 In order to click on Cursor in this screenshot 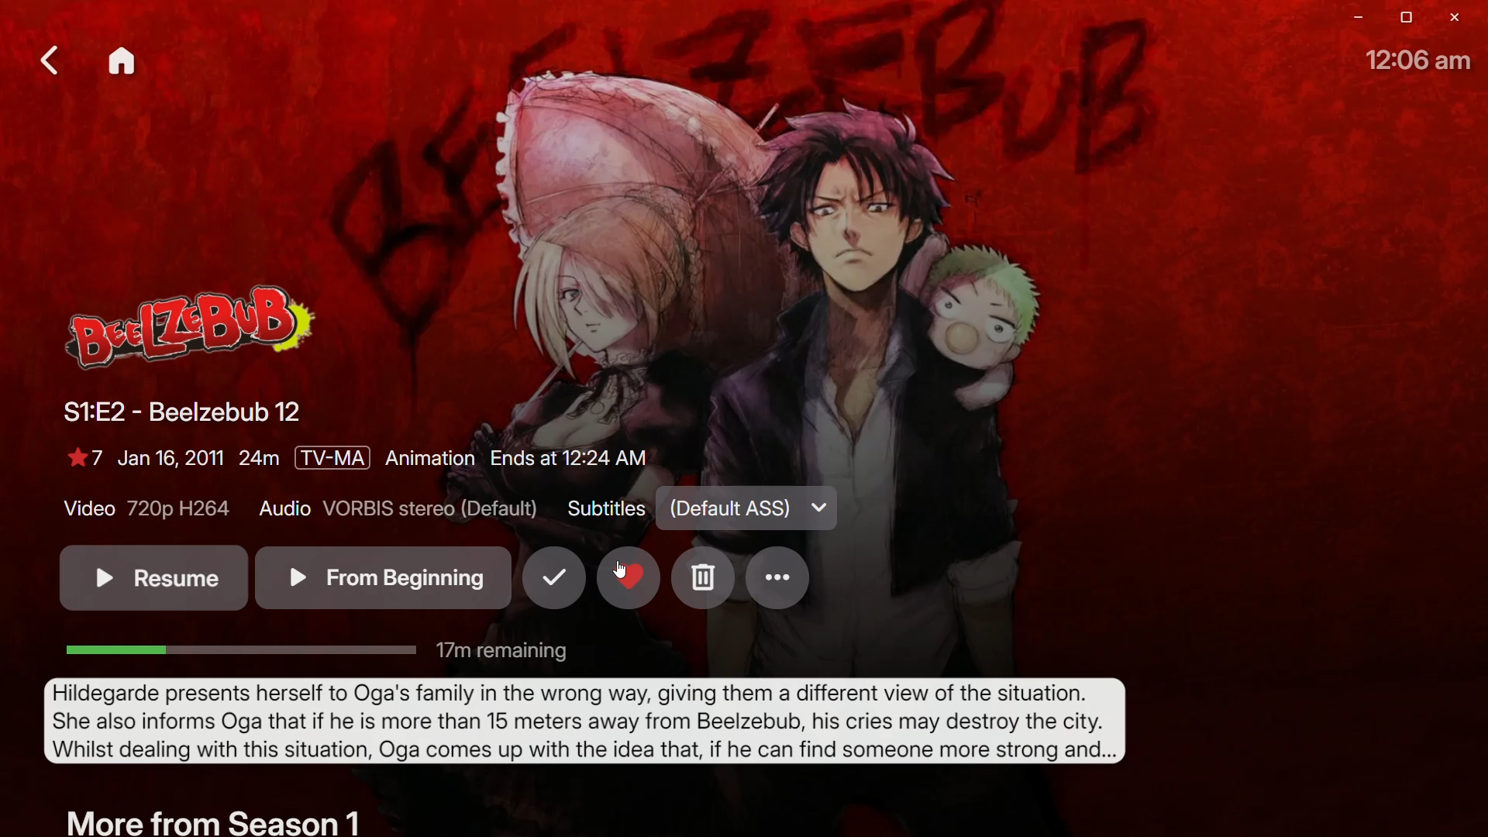, I will do `click(618, 567)`.